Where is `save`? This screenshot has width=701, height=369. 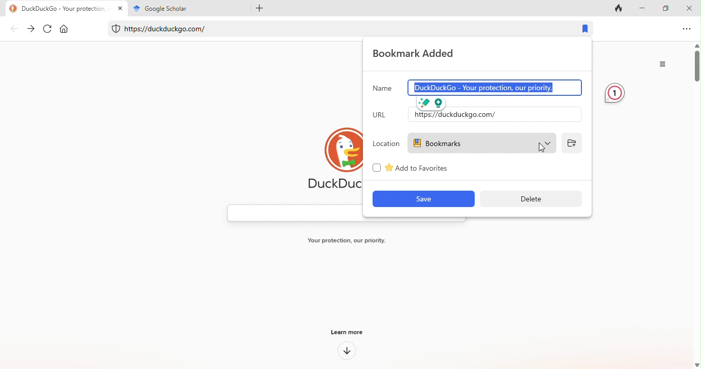
save is located at coordinates (424, 199).